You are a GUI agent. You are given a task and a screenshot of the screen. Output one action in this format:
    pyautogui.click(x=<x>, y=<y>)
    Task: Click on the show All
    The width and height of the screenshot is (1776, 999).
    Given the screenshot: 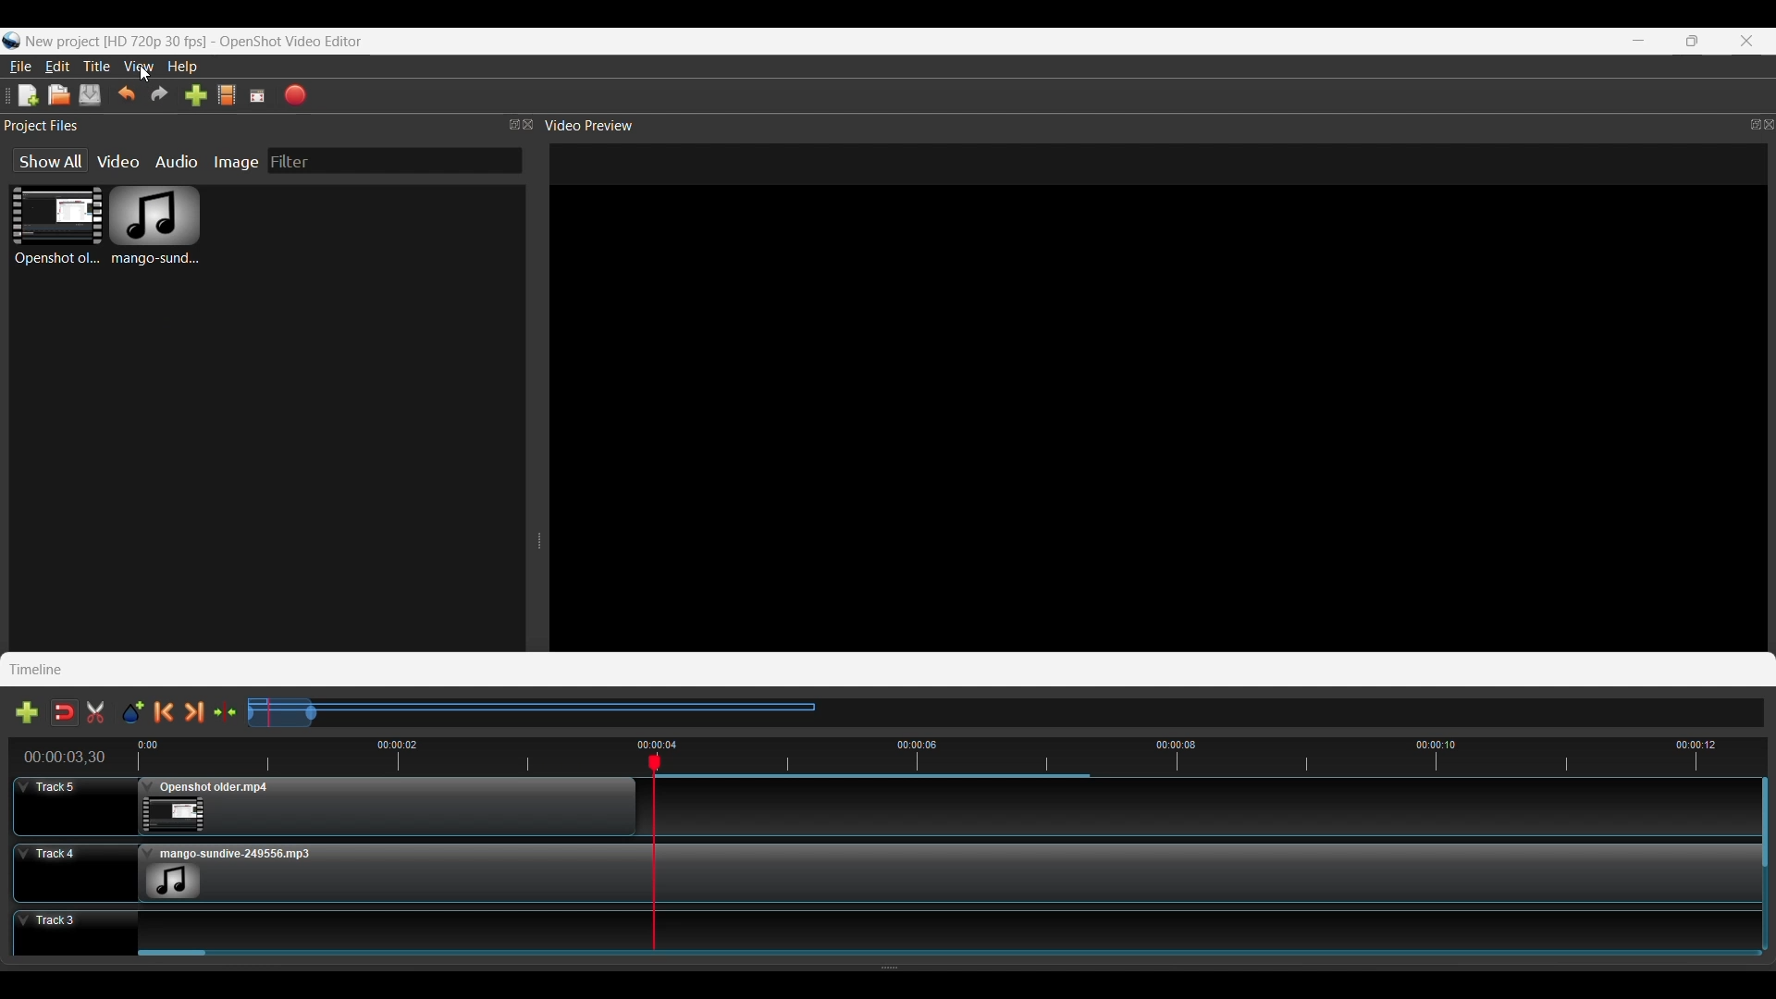 What is the action you would take?
    pyautogui.click(x=49, y=160)
    